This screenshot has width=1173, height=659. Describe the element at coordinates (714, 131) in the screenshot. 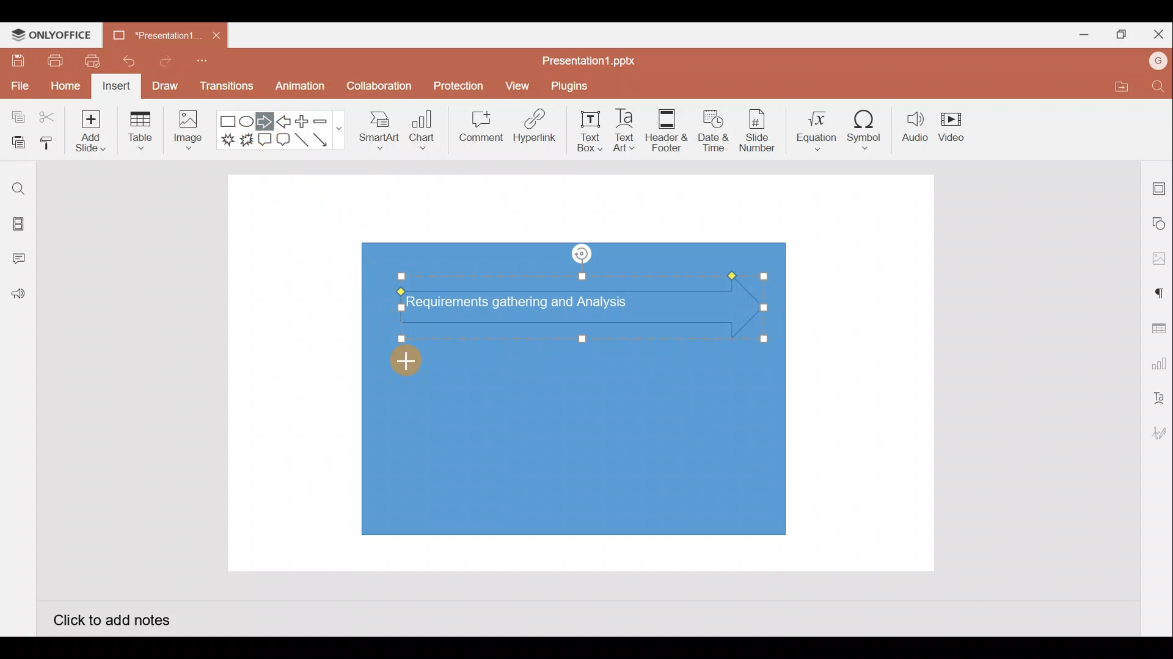

I see `Date & time` at that location.